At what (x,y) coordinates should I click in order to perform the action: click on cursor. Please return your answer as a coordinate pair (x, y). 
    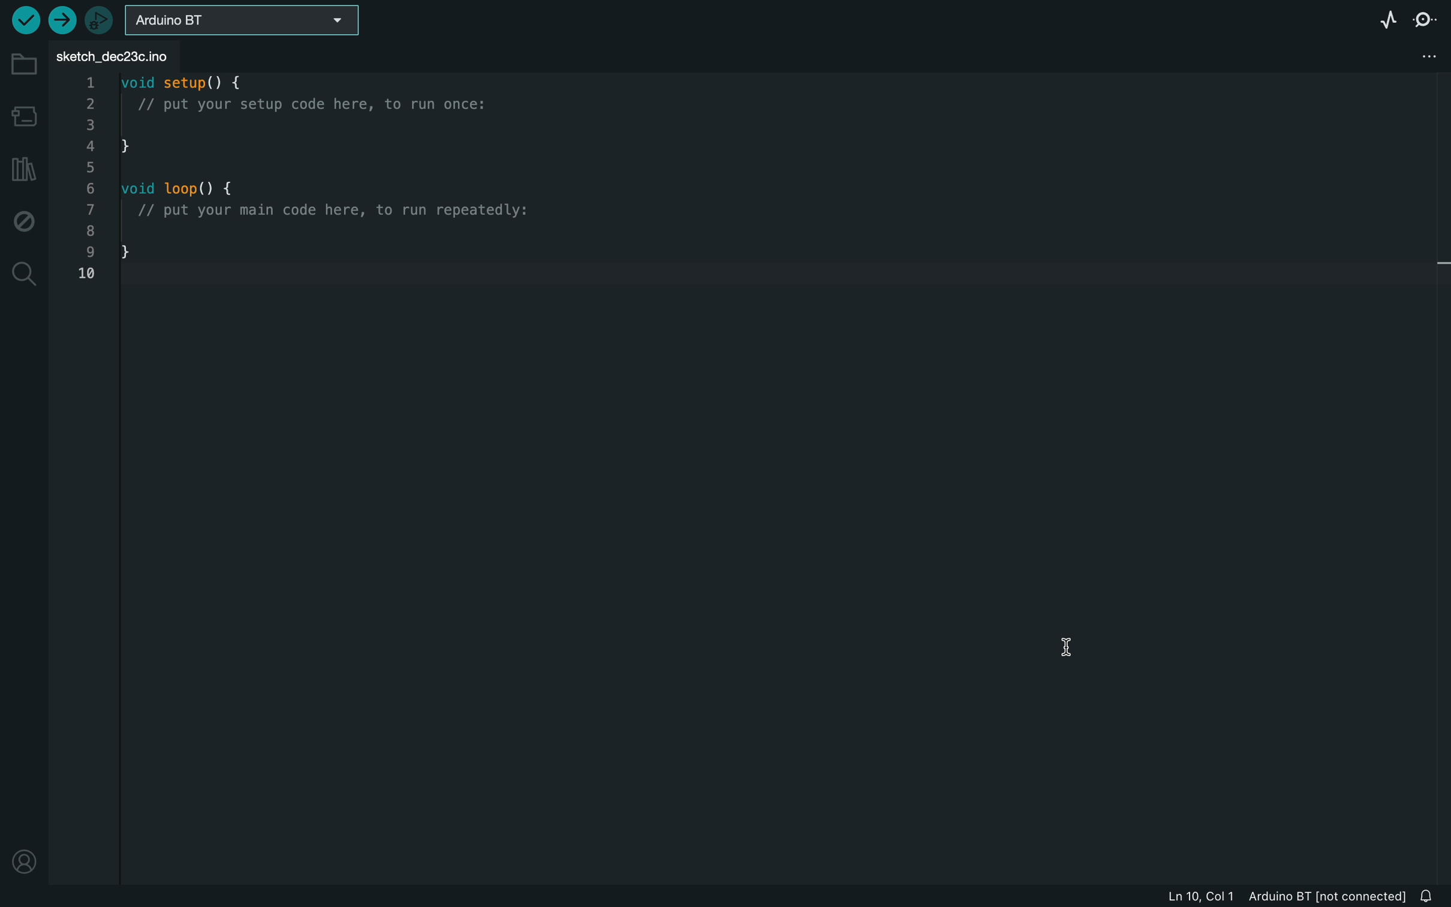
    Looking at the image, I should click on (1080, 648).